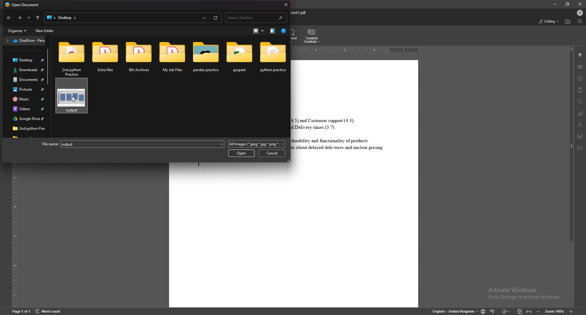 The image size is (586, 315). Describe the element at coordinates (570, 311) in the screenshot. I see `increase zoom` at that location.